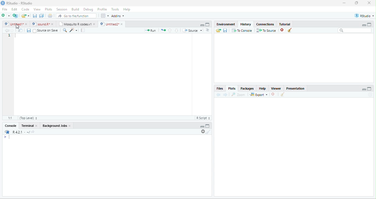  I want to click on maximize, so click(369, 24).